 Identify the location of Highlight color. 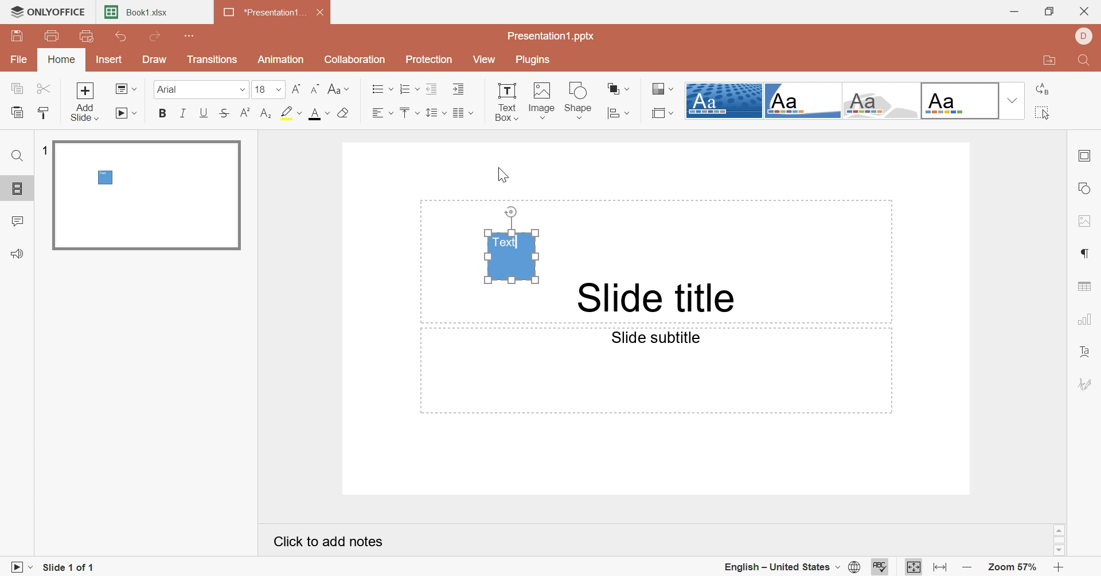
(292, 112).